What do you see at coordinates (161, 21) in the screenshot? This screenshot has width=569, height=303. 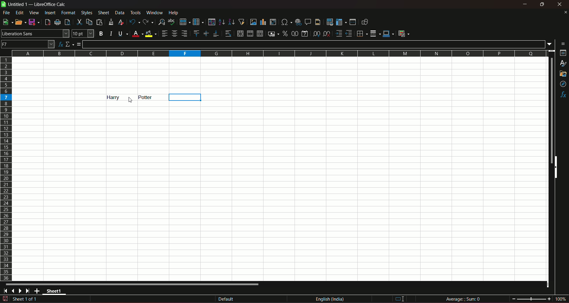 I see `find and replace` at bounding box center [161, 21].